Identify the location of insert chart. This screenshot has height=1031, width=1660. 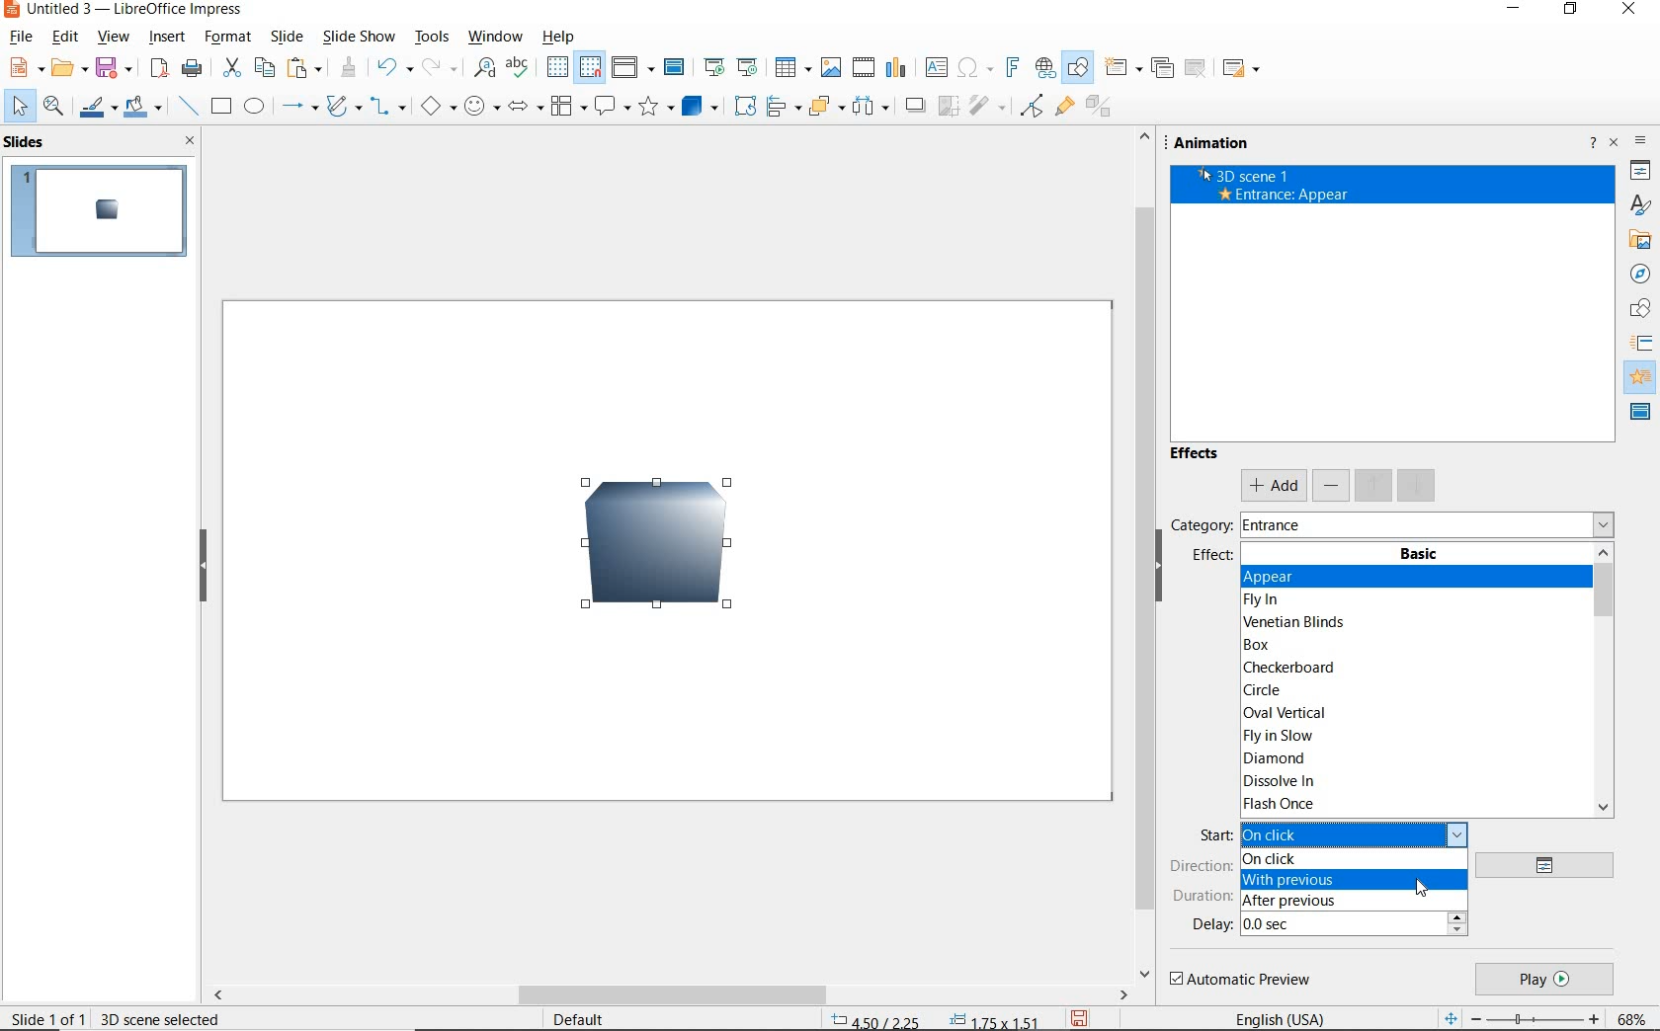
(897, 69).